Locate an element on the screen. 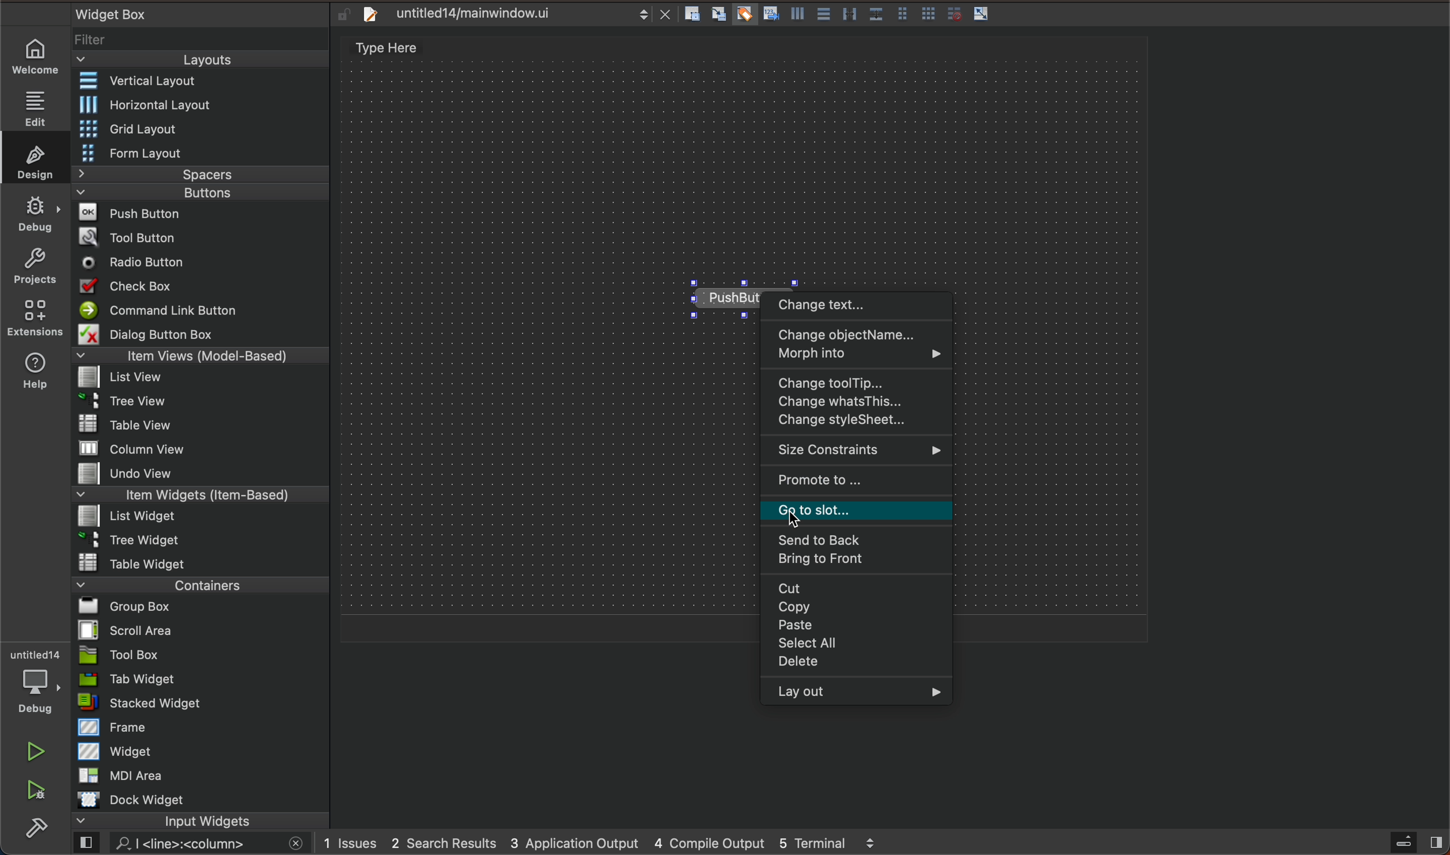 The width and height of the screenshot is (1450, 855). bring to front is located at coordinates (857, 560).